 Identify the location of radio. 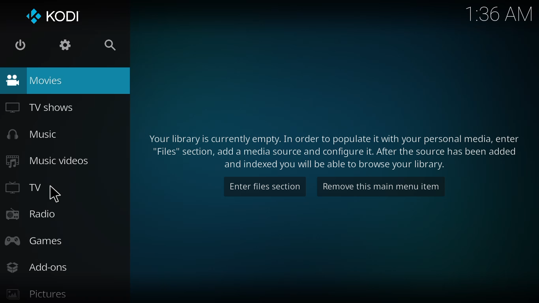
(32, 213).